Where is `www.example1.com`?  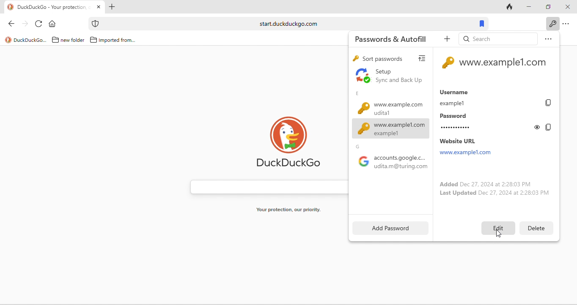 www.example1.com is located at coordinates (504, 63).